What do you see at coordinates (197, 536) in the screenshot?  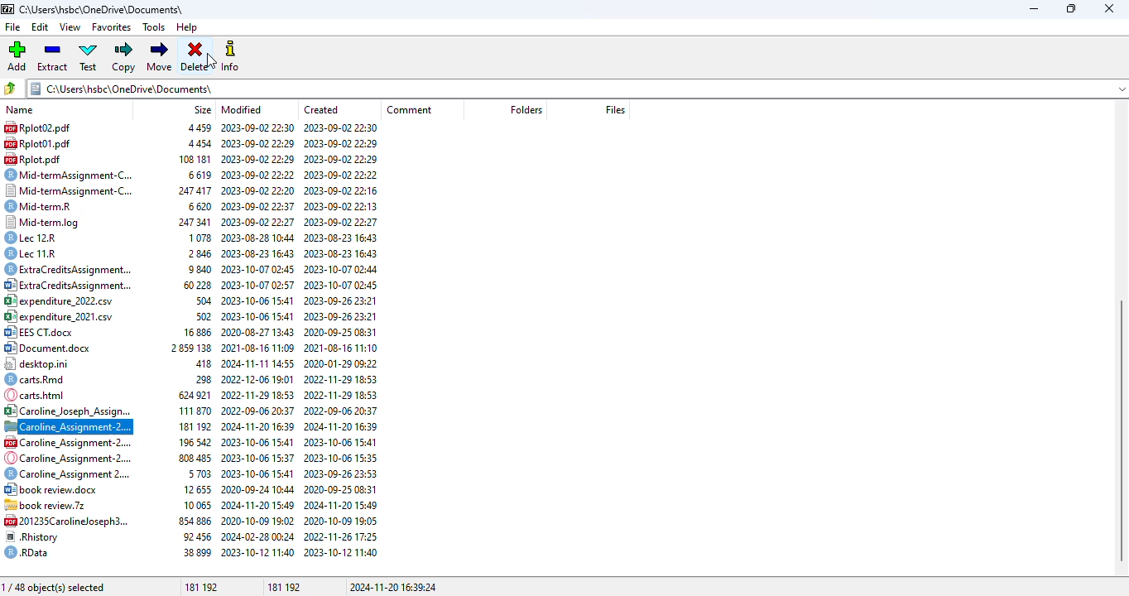 I see `92 456` at bounding box center [197, 536].